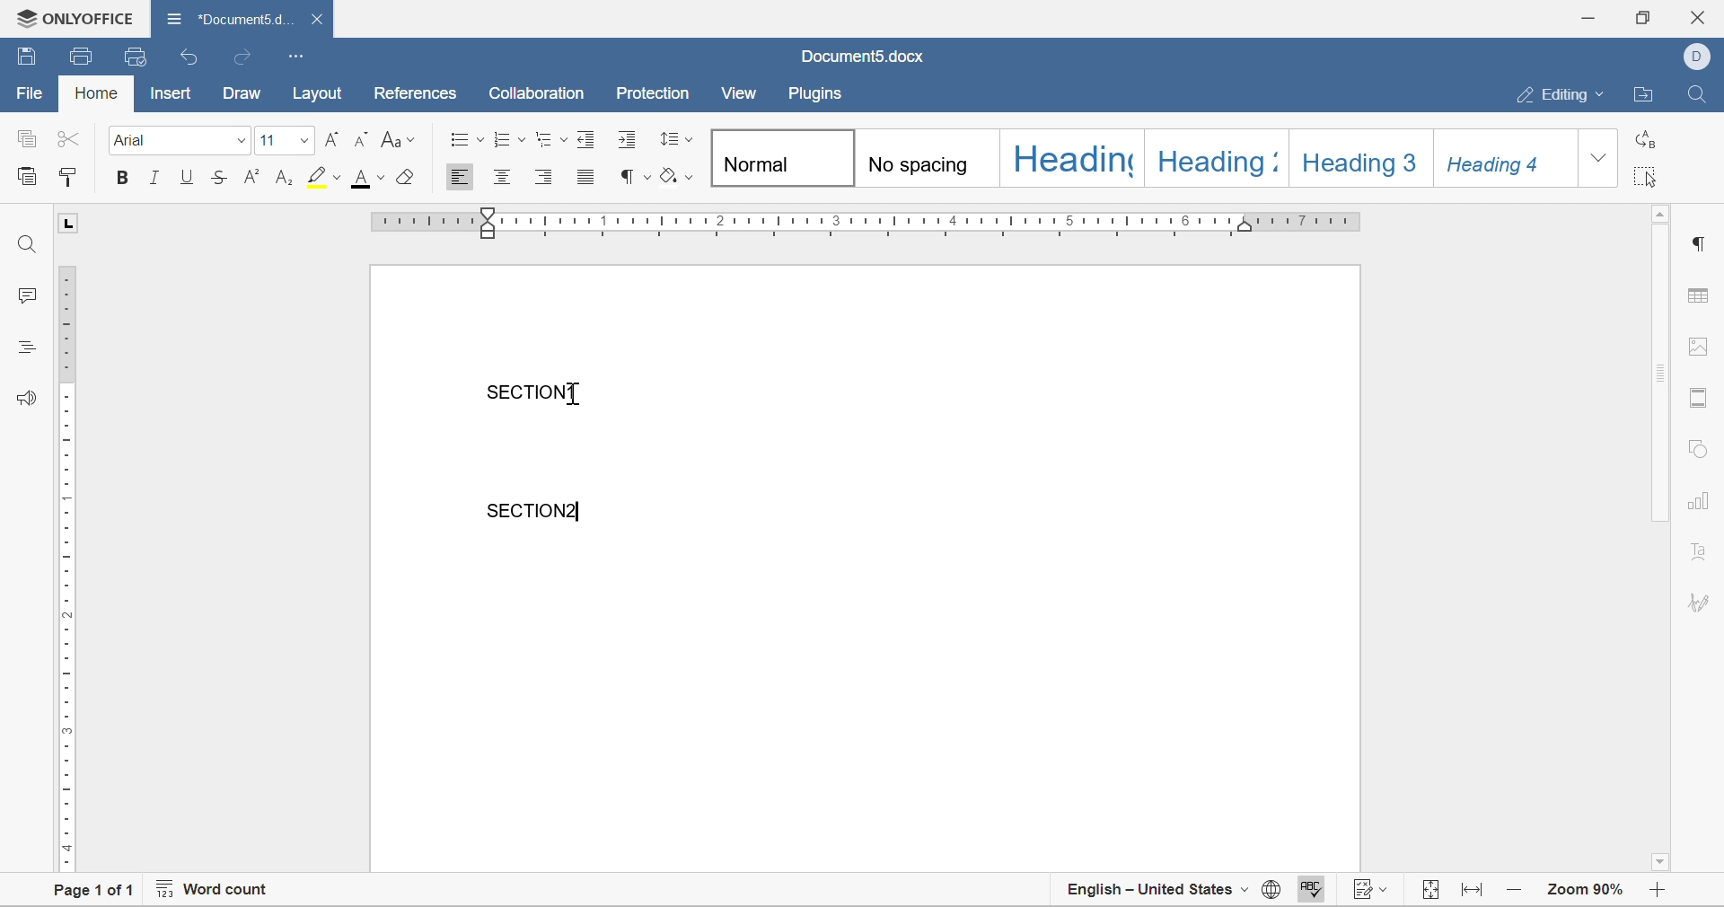  What do you see at coordinates (253, 176) in the screenshot?
I see `superscript` at bounding box center [253, 176].